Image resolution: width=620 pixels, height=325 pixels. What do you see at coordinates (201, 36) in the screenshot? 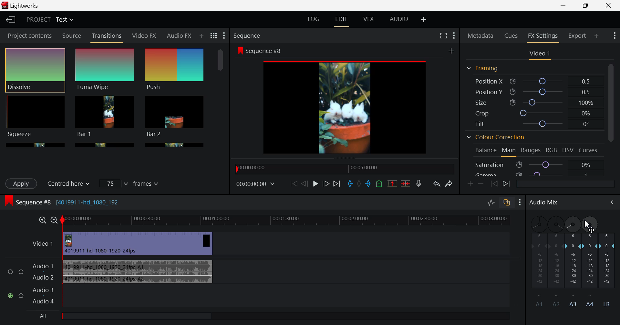
I see `Add Panel` at bounding box center [201, 36].